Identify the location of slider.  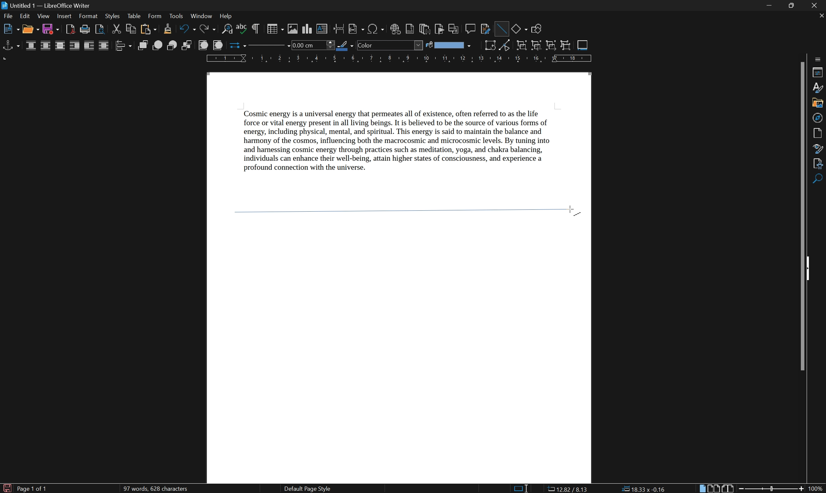
(773, 488).